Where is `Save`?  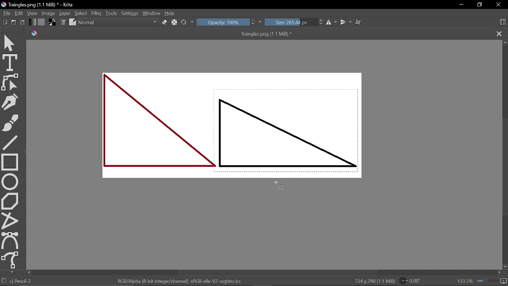 Save is located at coordinates (23, 22).